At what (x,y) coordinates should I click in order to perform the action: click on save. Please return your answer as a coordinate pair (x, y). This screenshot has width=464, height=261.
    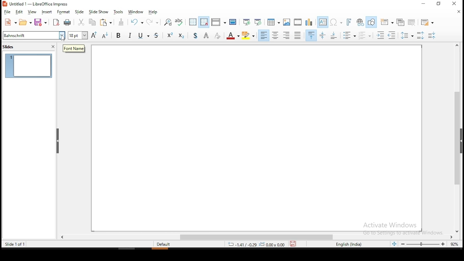
    Looking at the image, I should click on (41, 22).